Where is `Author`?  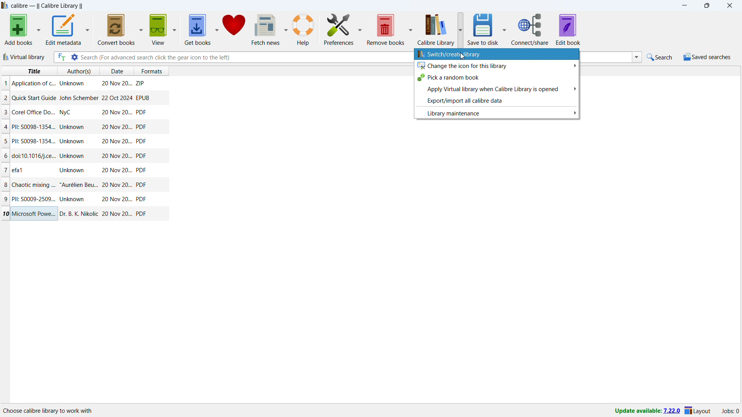
Author is located at coordinates (73, 156).